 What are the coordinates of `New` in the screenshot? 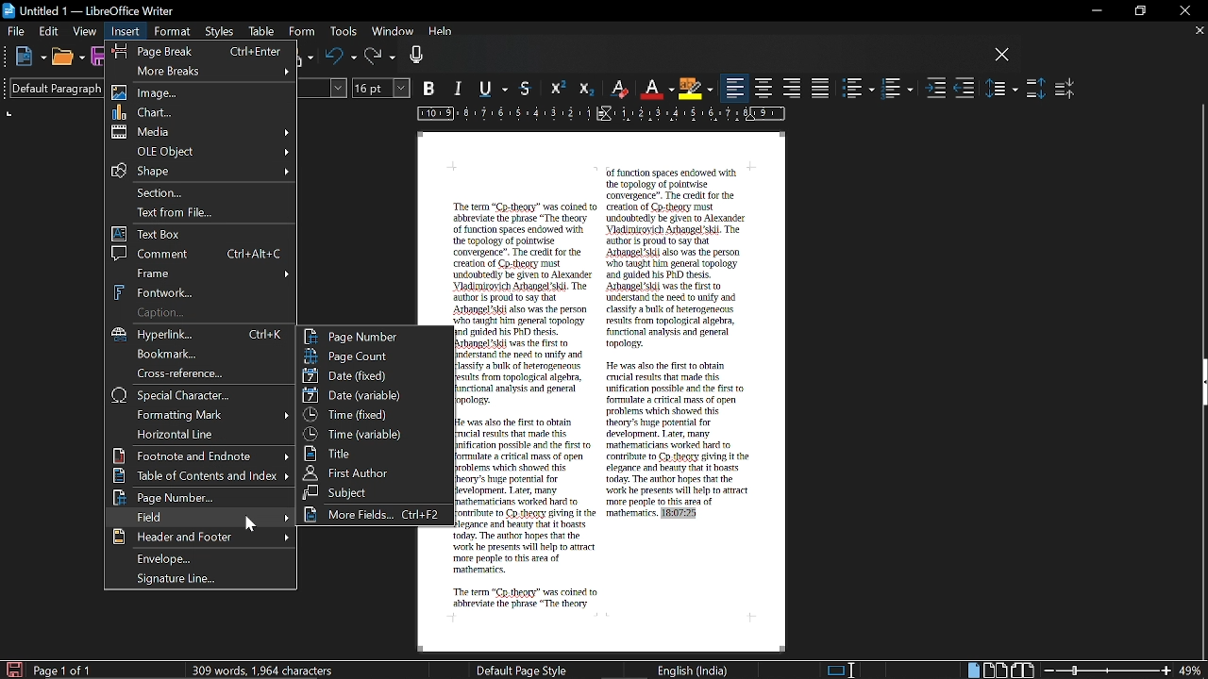 It's located at (30, 58).